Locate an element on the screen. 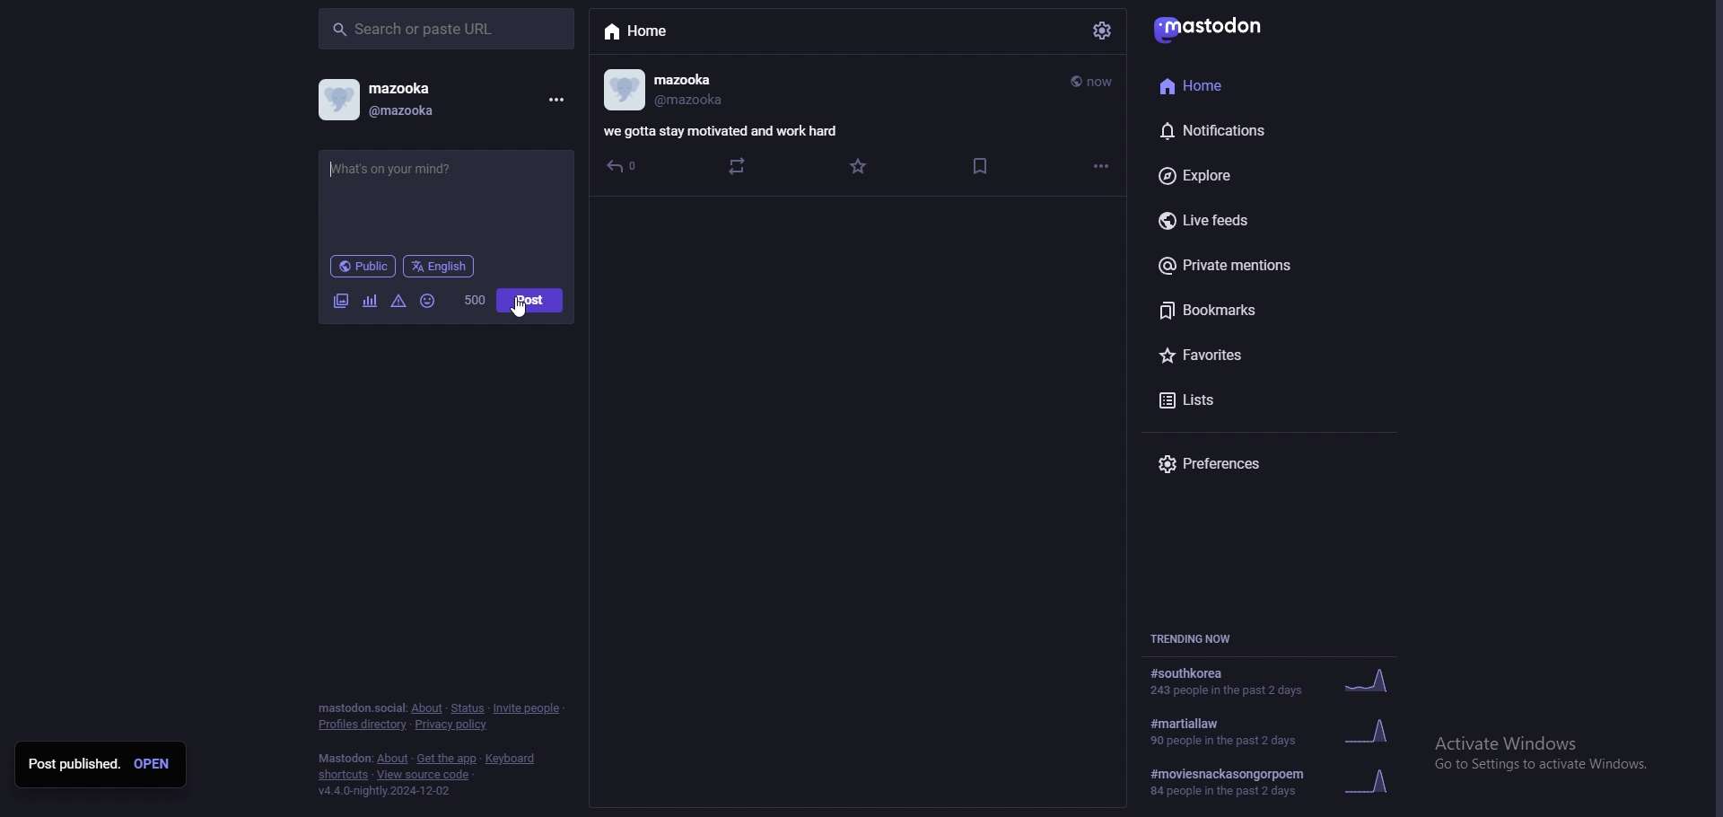  settings is located at coordinates (1100, 32).